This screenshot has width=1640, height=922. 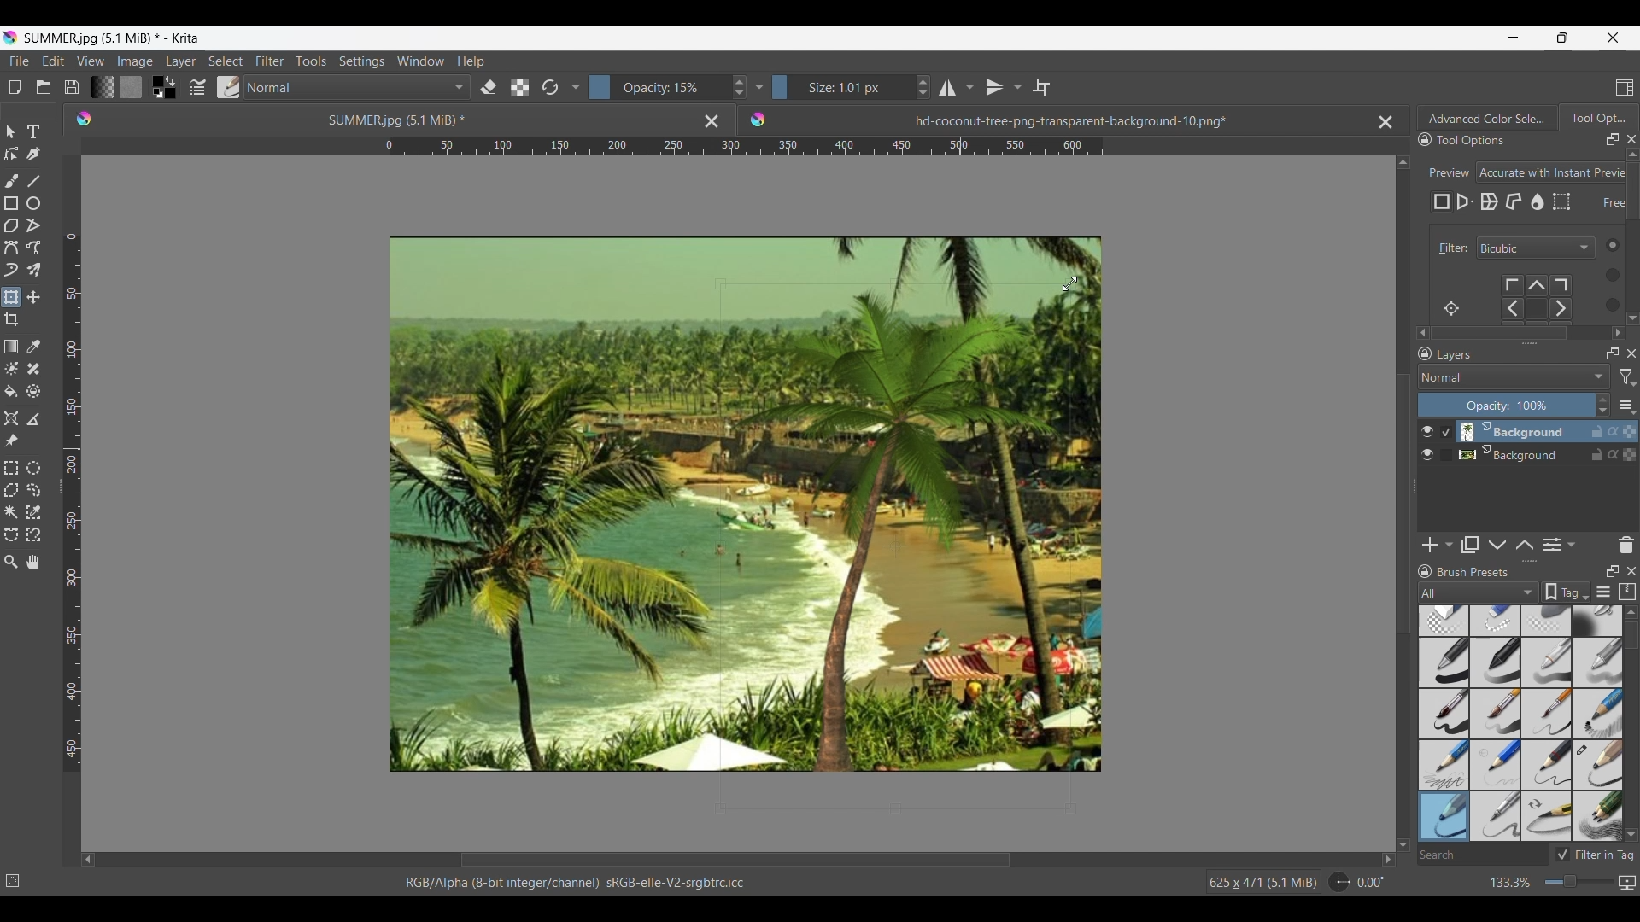 What do you see at coordinates (961, 448) in the screenshot?
I see `Mouse moved transform tool selection` at bounding box center [961, 448].